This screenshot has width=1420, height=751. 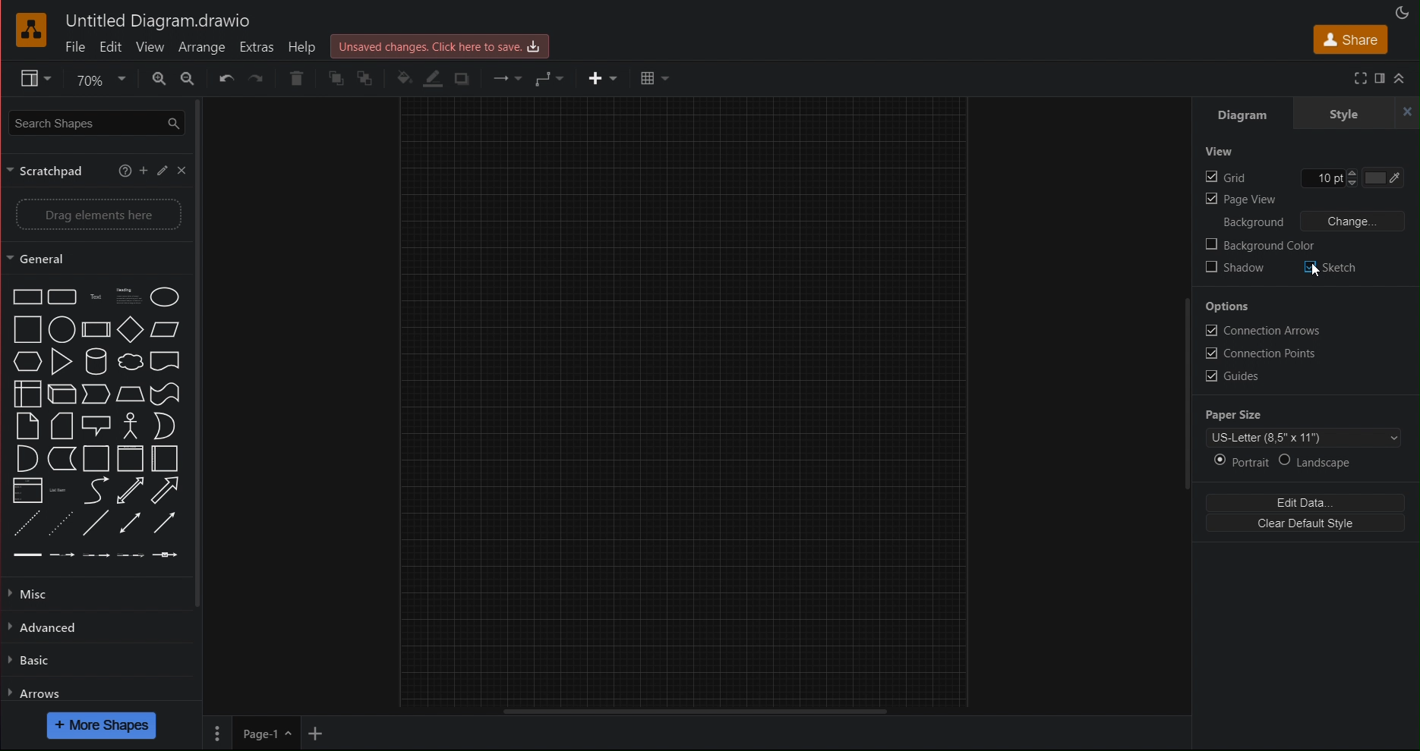 I want to click on Add new page, so click(x=322, y=735).